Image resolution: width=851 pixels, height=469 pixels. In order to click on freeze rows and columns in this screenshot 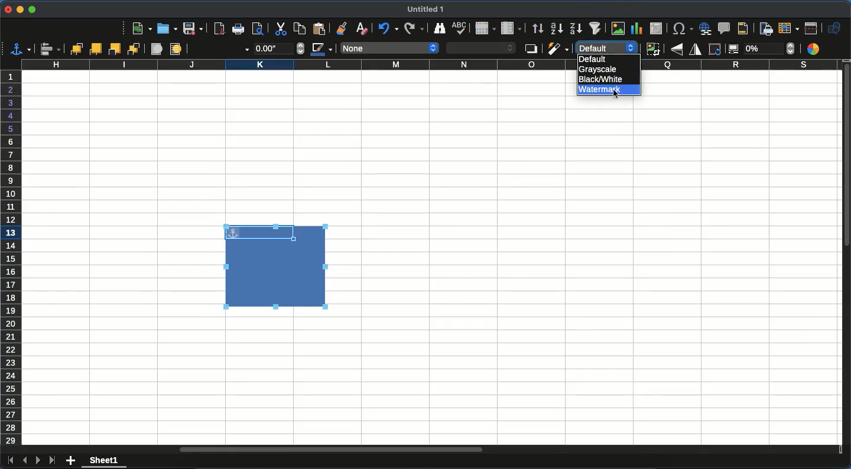, I will do `click(788, 28)`.